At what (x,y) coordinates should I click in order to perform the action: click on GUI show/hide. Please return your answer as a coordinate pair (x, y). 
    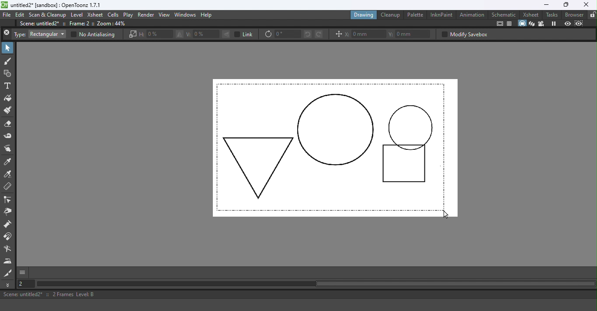
    Looking at the image, I should click on (23, 273).